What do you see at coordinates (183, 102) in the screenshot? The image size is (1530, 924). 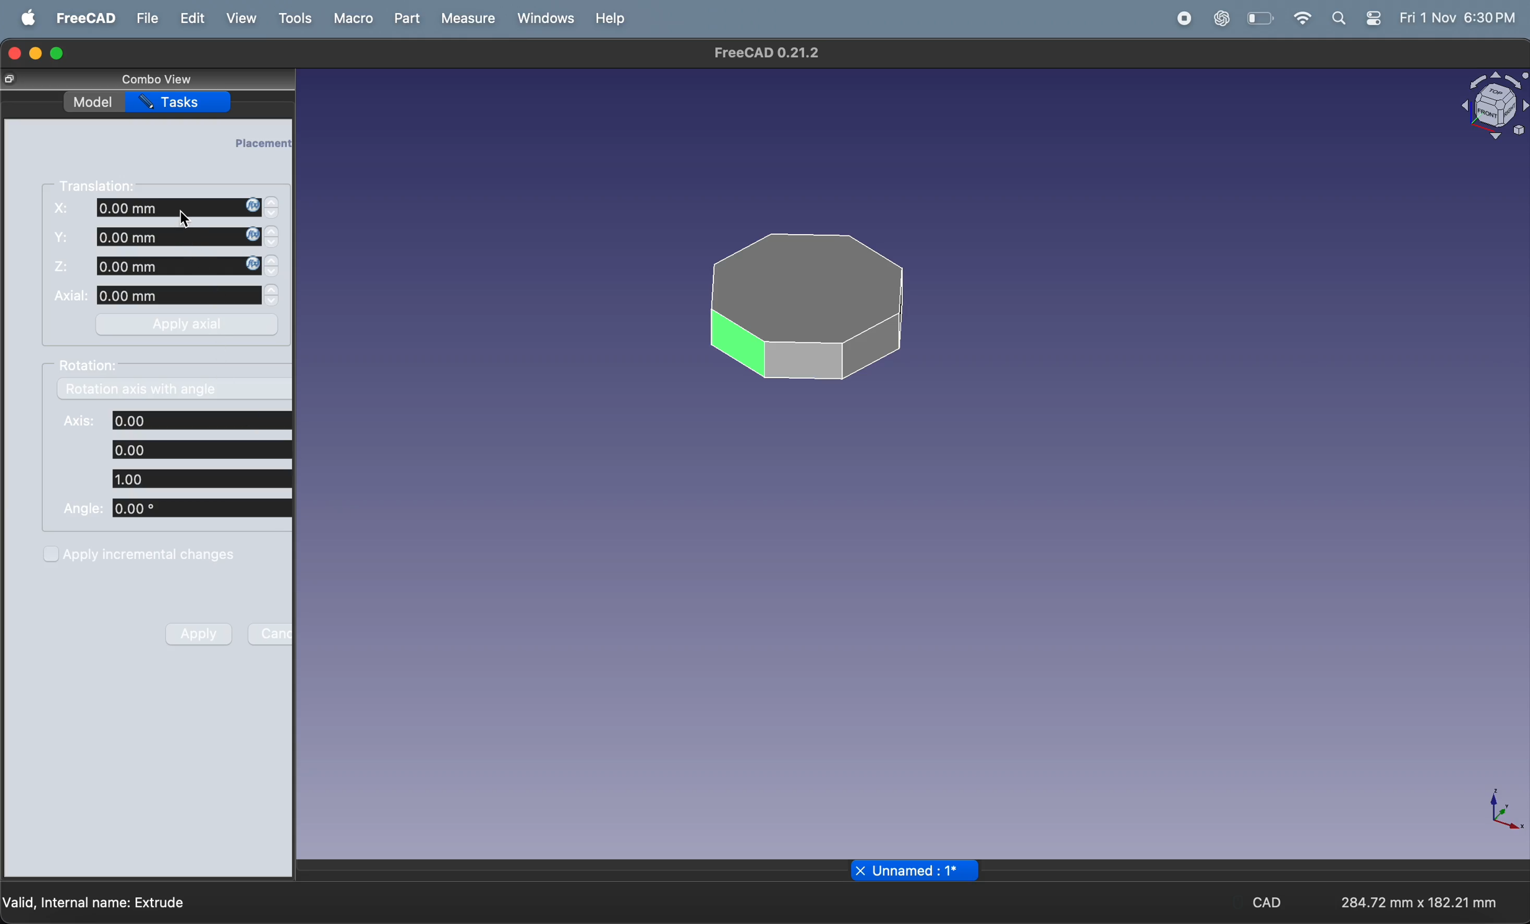 I see `tasks` at bounding box center [183, 102].